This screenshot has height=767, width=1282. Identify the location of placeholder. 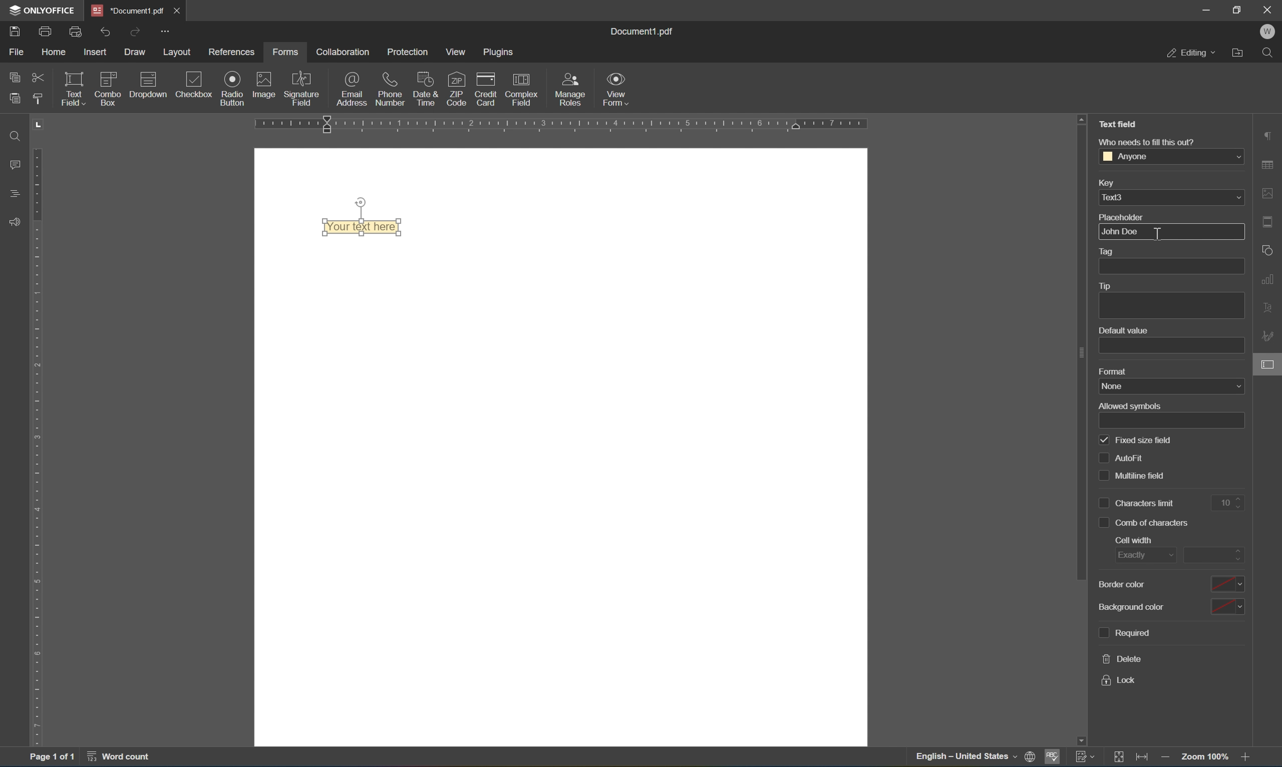
(1149, 215).